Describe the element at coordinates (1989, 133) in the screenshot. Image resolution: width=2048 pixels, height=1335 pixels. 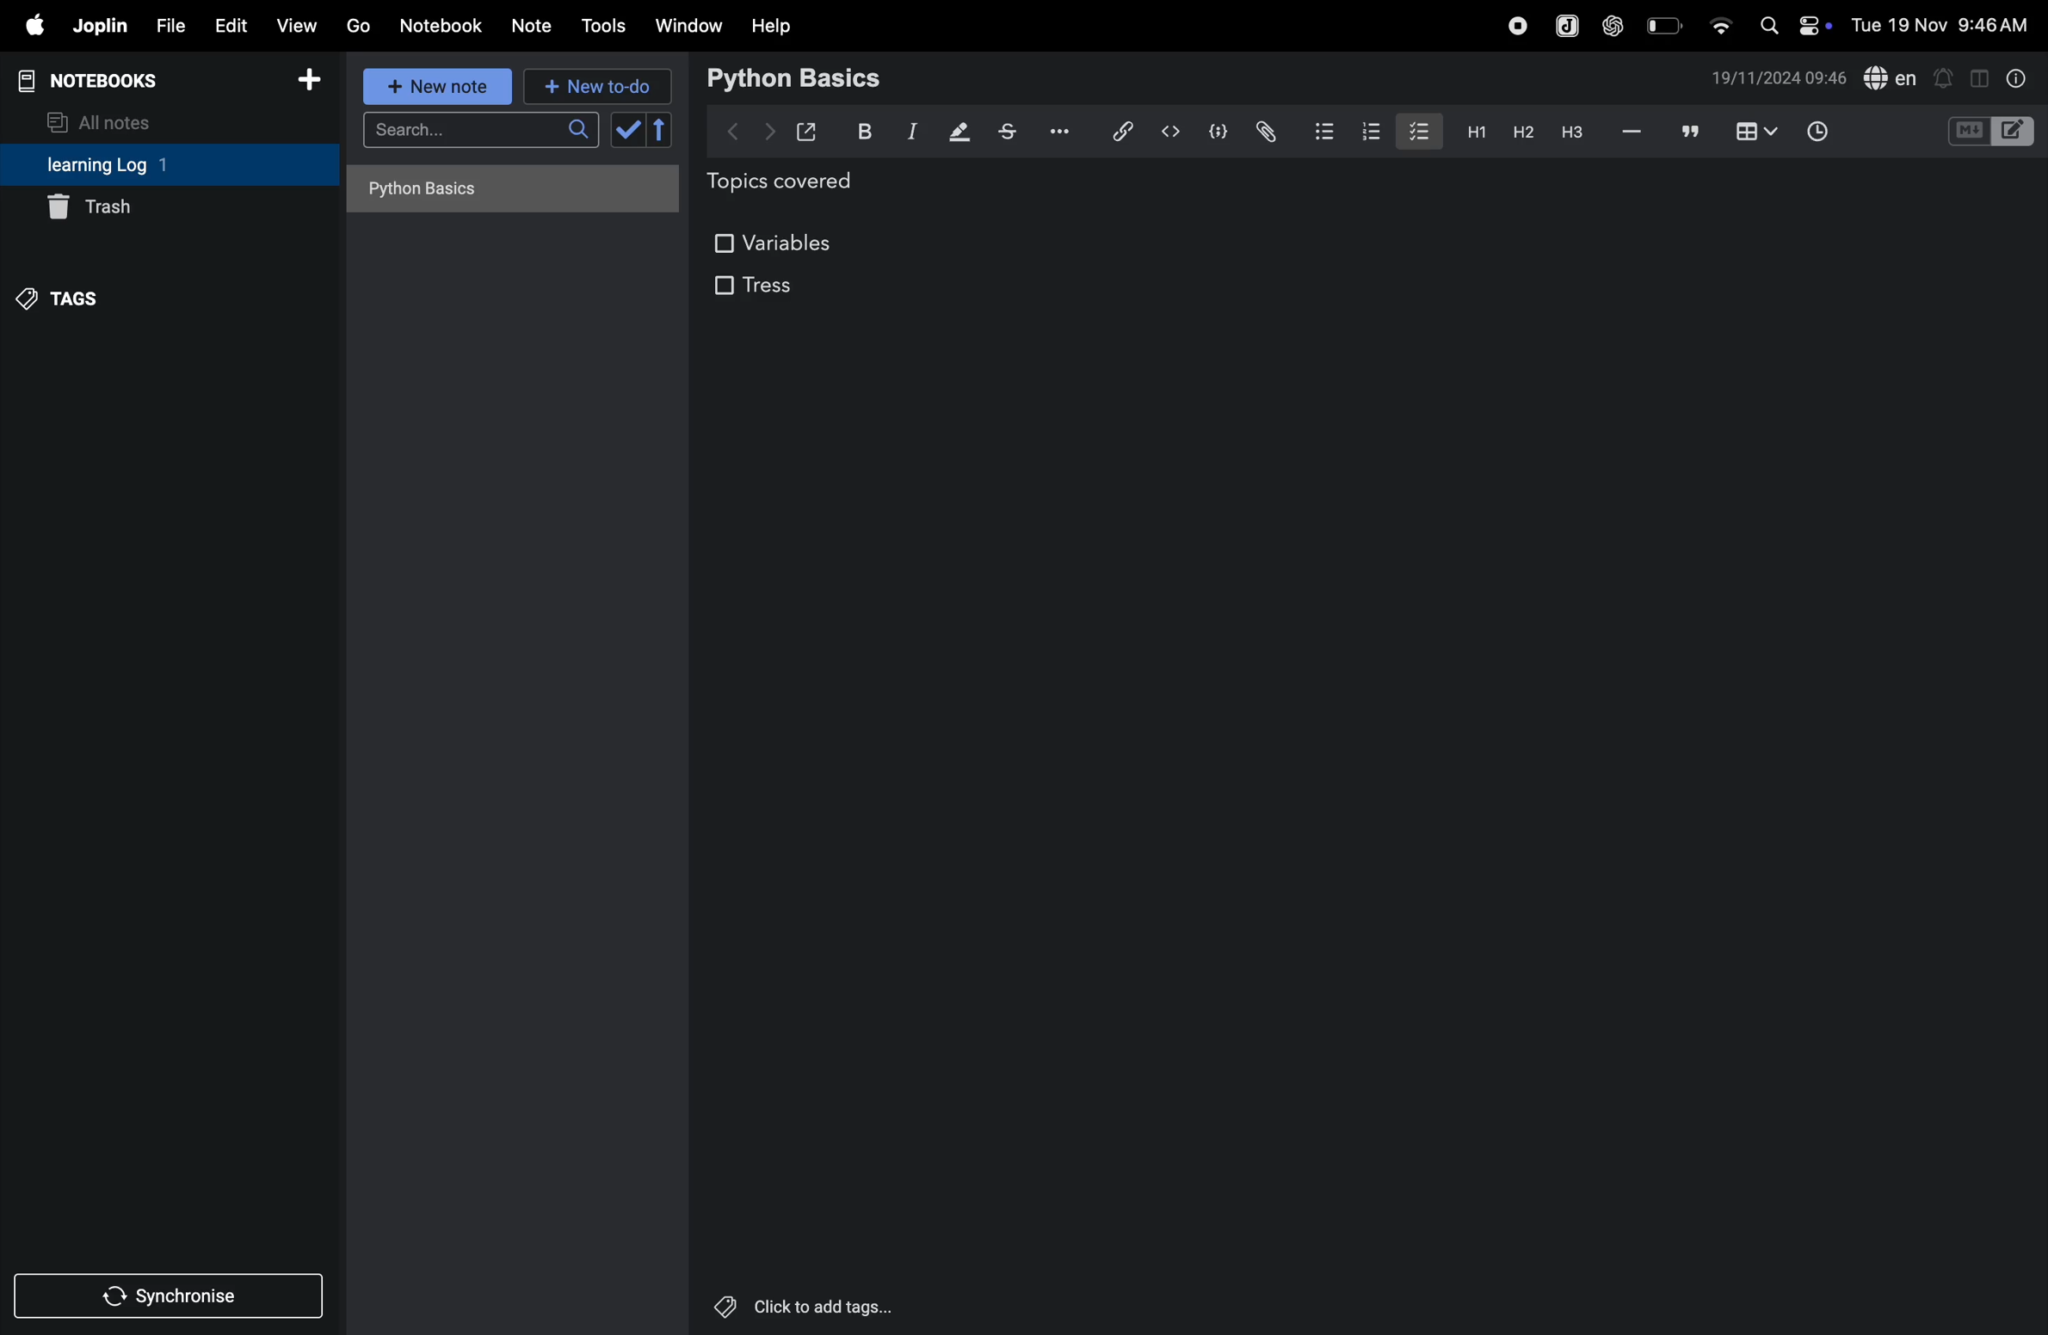
I see `code block` at that location.